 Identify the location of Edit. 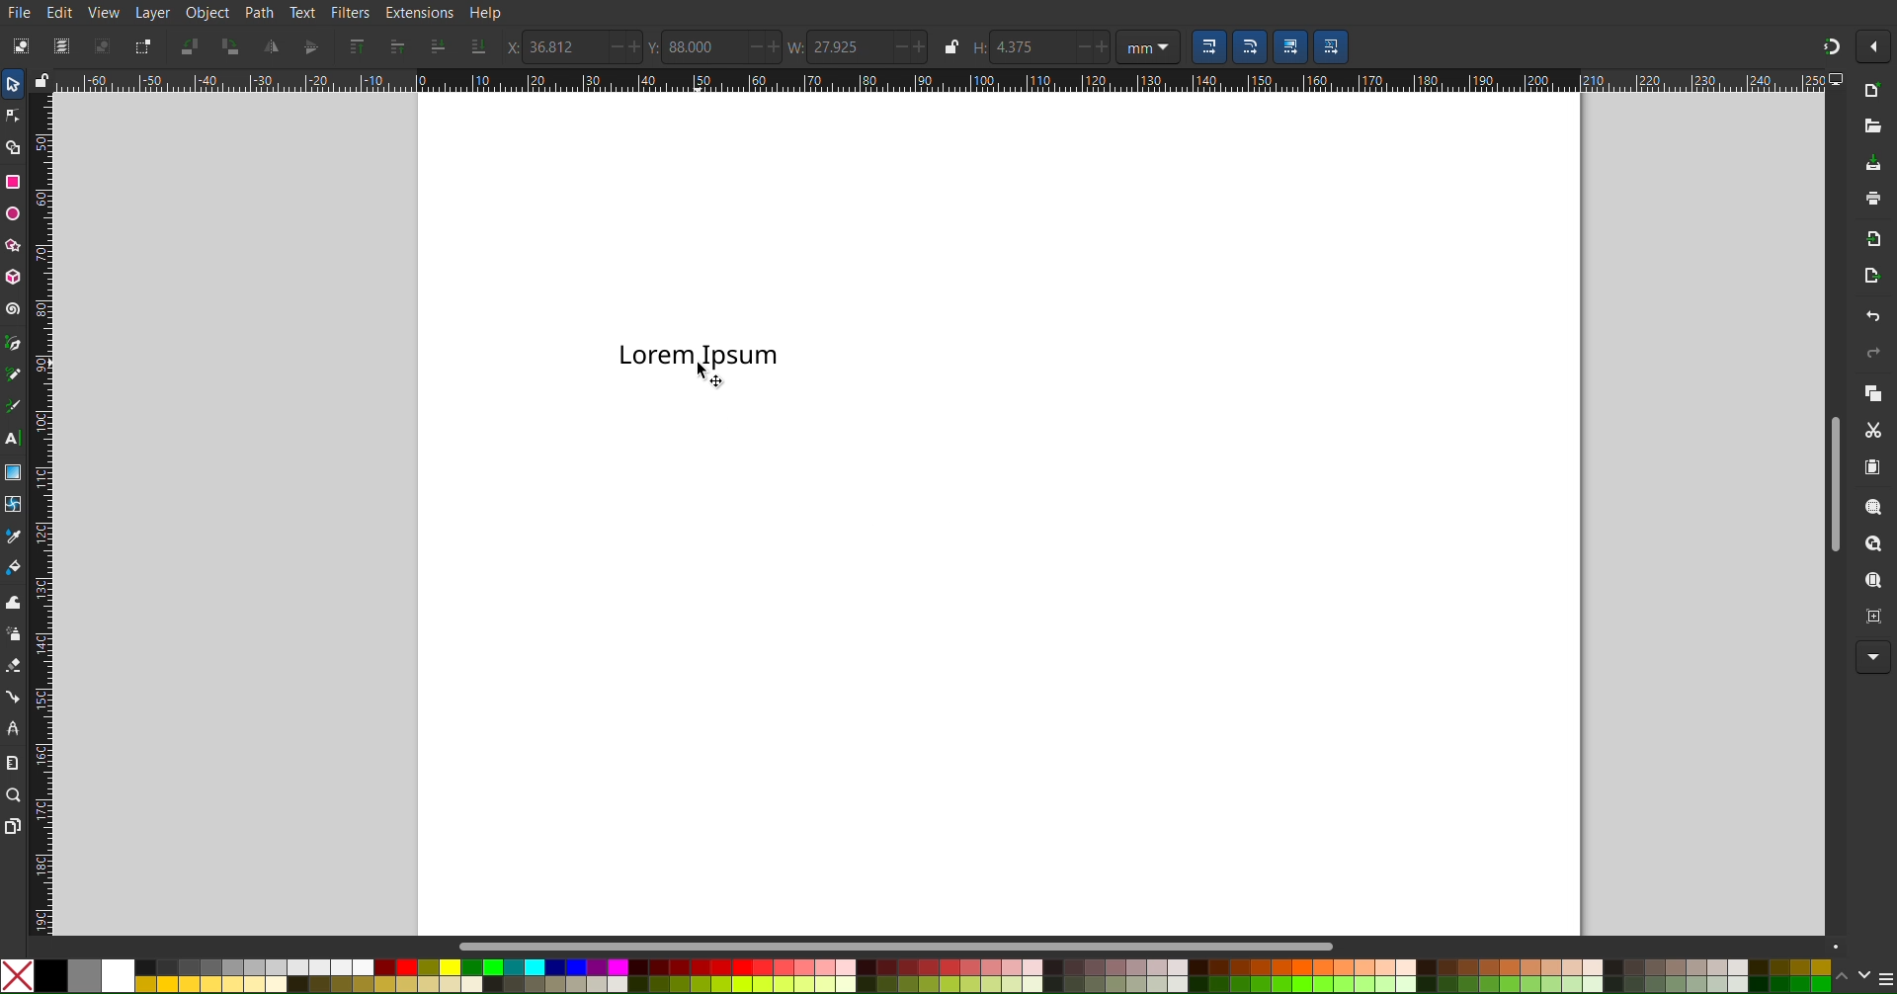
(61, 11).